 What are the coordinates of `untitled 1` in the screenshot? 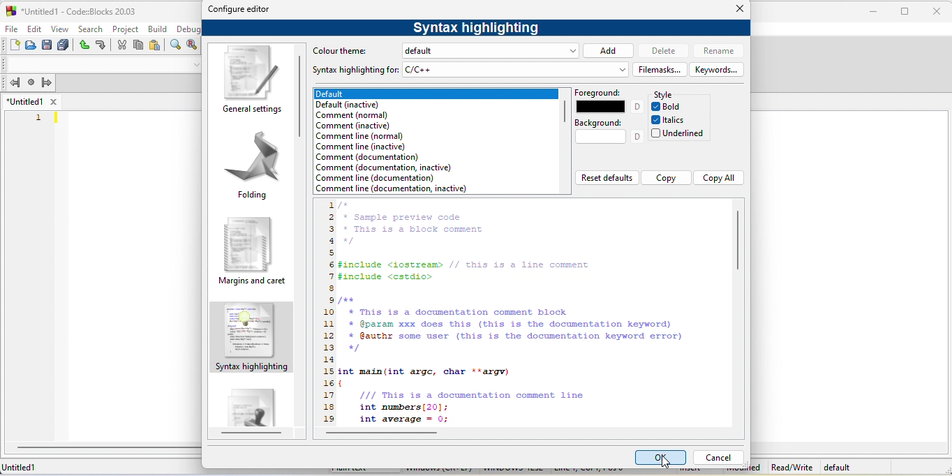 It's located at (20, 468).